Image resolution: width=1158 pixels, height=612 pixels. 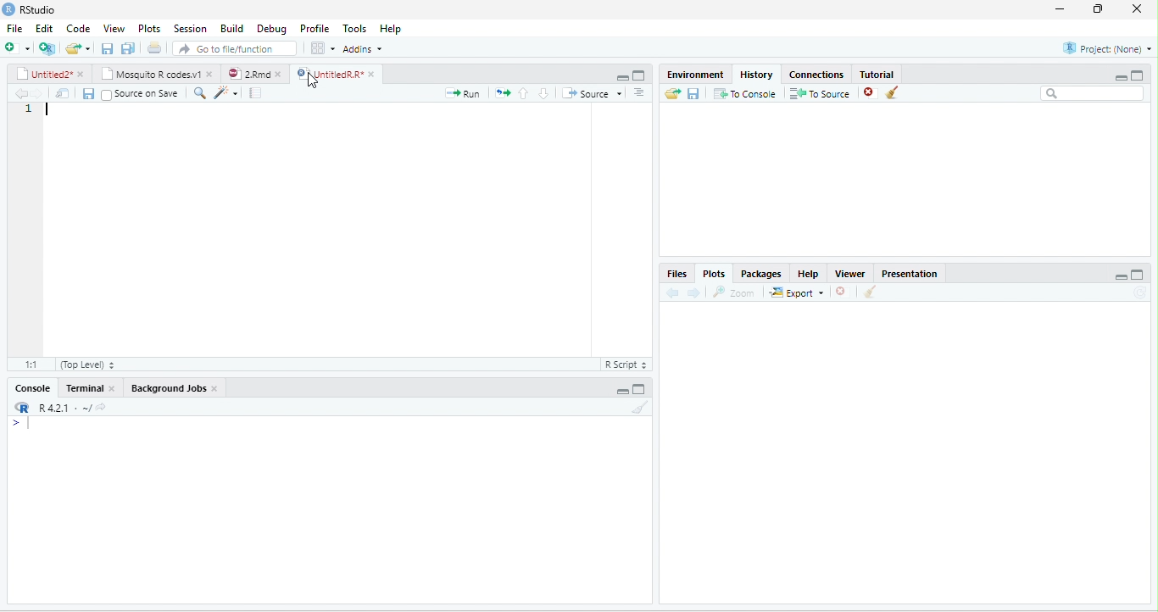 What do you see at coordinates (143, 92) in the screenshot?
I see `source on save` at bounding box center [143, 92].